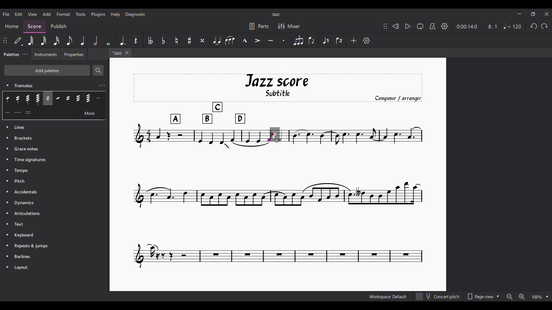 Image resolution: width=552 pixels, height=310 pixels. What do you see at coordinates (540, 297) in the screenshot?
I see `Zoom options` at bounding box center [540, 297].